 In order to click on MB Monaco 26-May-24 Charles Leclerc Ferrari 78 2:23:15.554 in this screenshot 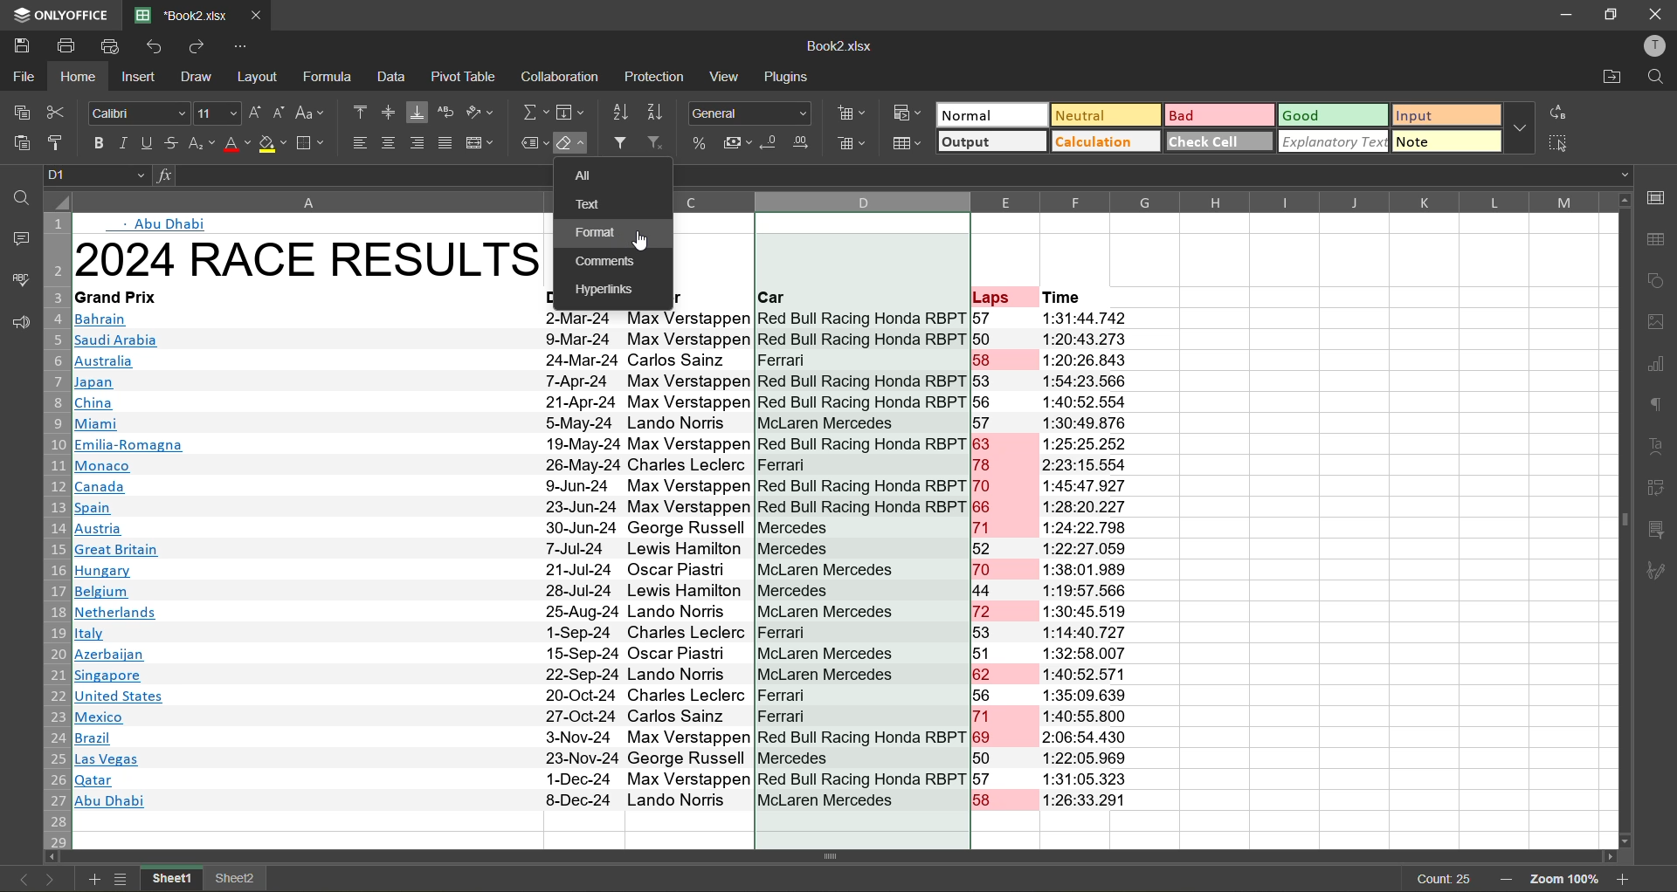, I will do `click(612, 466)`.